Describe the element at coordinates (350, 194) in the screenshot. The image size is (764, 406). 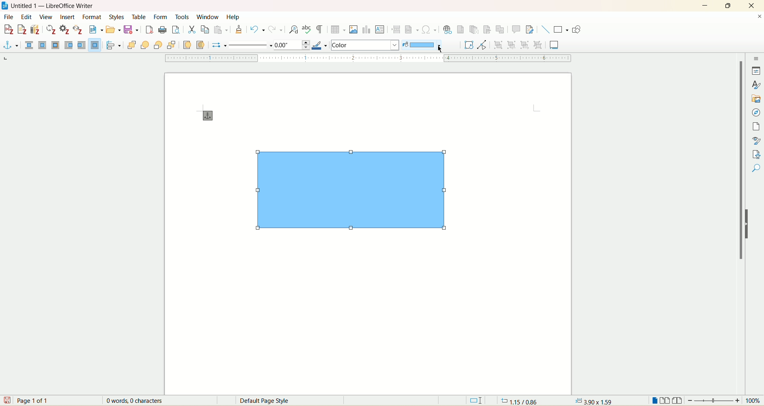
I see `shape` at that location.